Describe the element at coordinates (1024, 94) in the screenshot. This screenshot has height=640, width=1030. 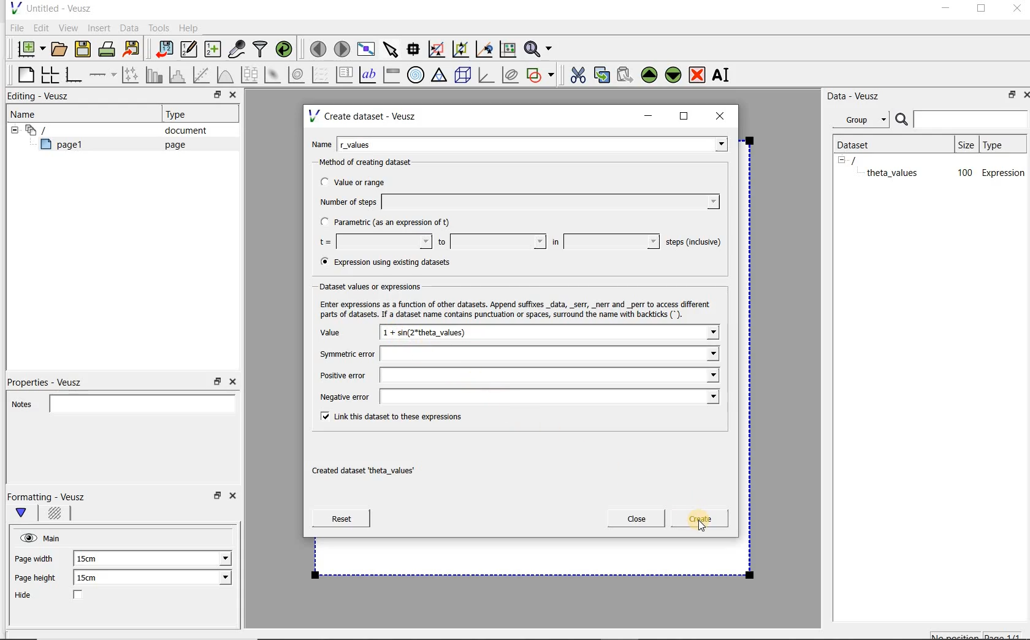
I see `Close` at that location.